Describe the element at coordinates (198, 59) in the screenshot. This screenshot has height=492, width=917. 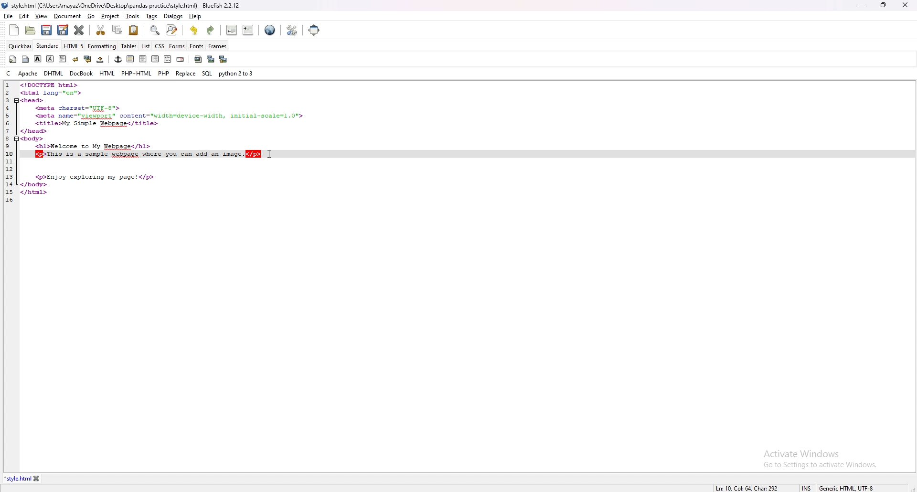
I see `insert image` at that location.